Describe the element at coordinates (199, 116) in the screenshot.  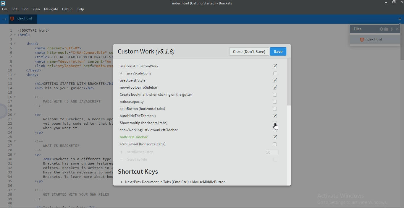
I see `autohideTheTabmenu` at that location.